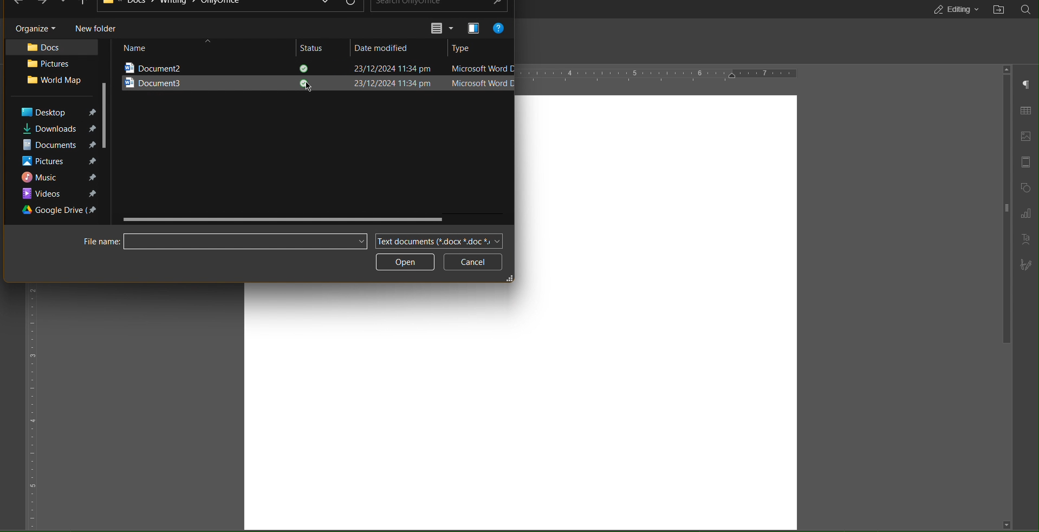 This screenshot has height=532, width=1039. What do you see at coordinates (62, 211) in the screenshot?
I see `Google Drive` at bounding box center [62, 211].